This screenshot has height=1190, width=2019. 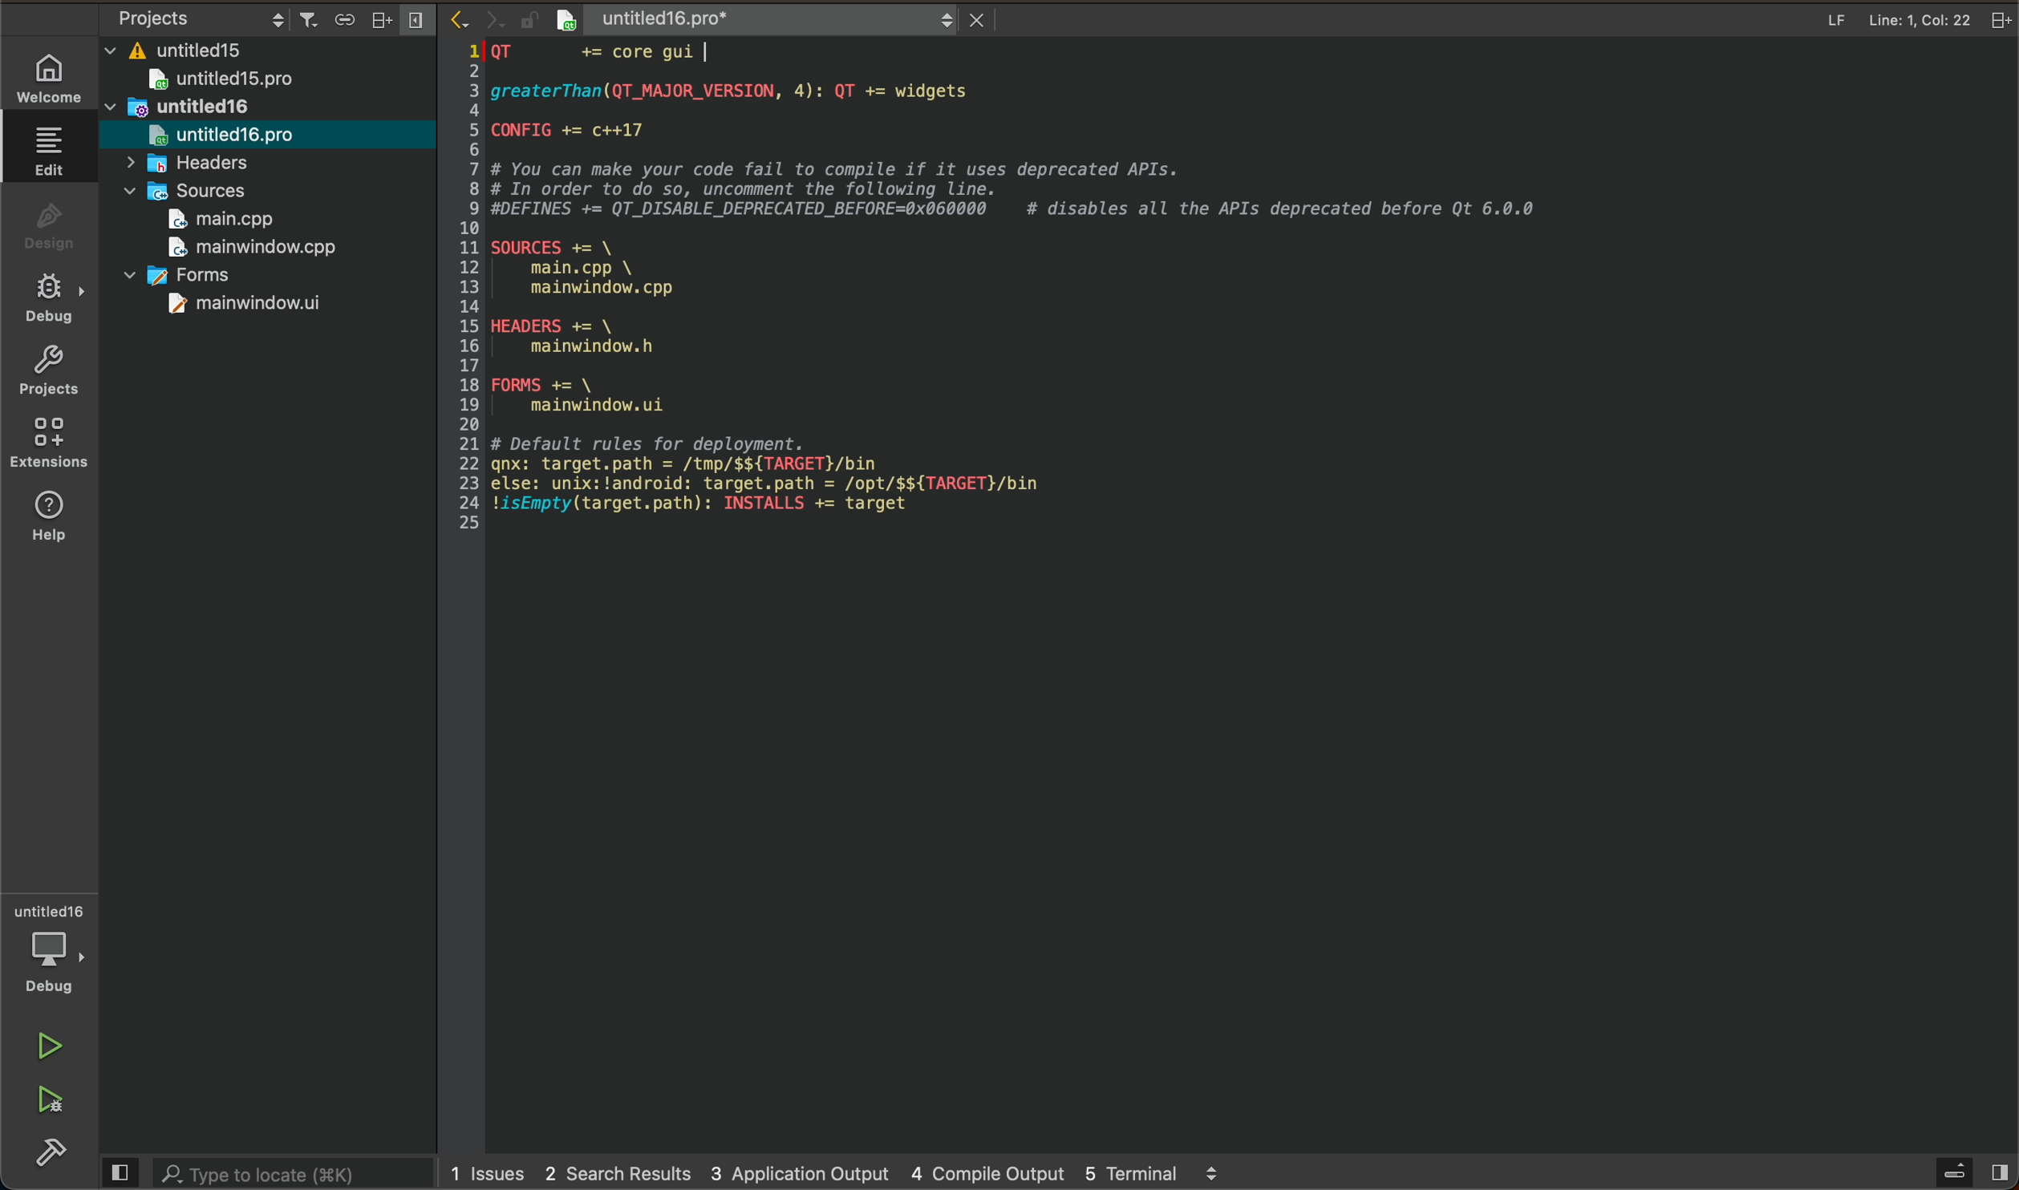 What do you see at coordinates (474, 18) in the screenshot?
I see `arrow icons` at bounding box center [474, 18].